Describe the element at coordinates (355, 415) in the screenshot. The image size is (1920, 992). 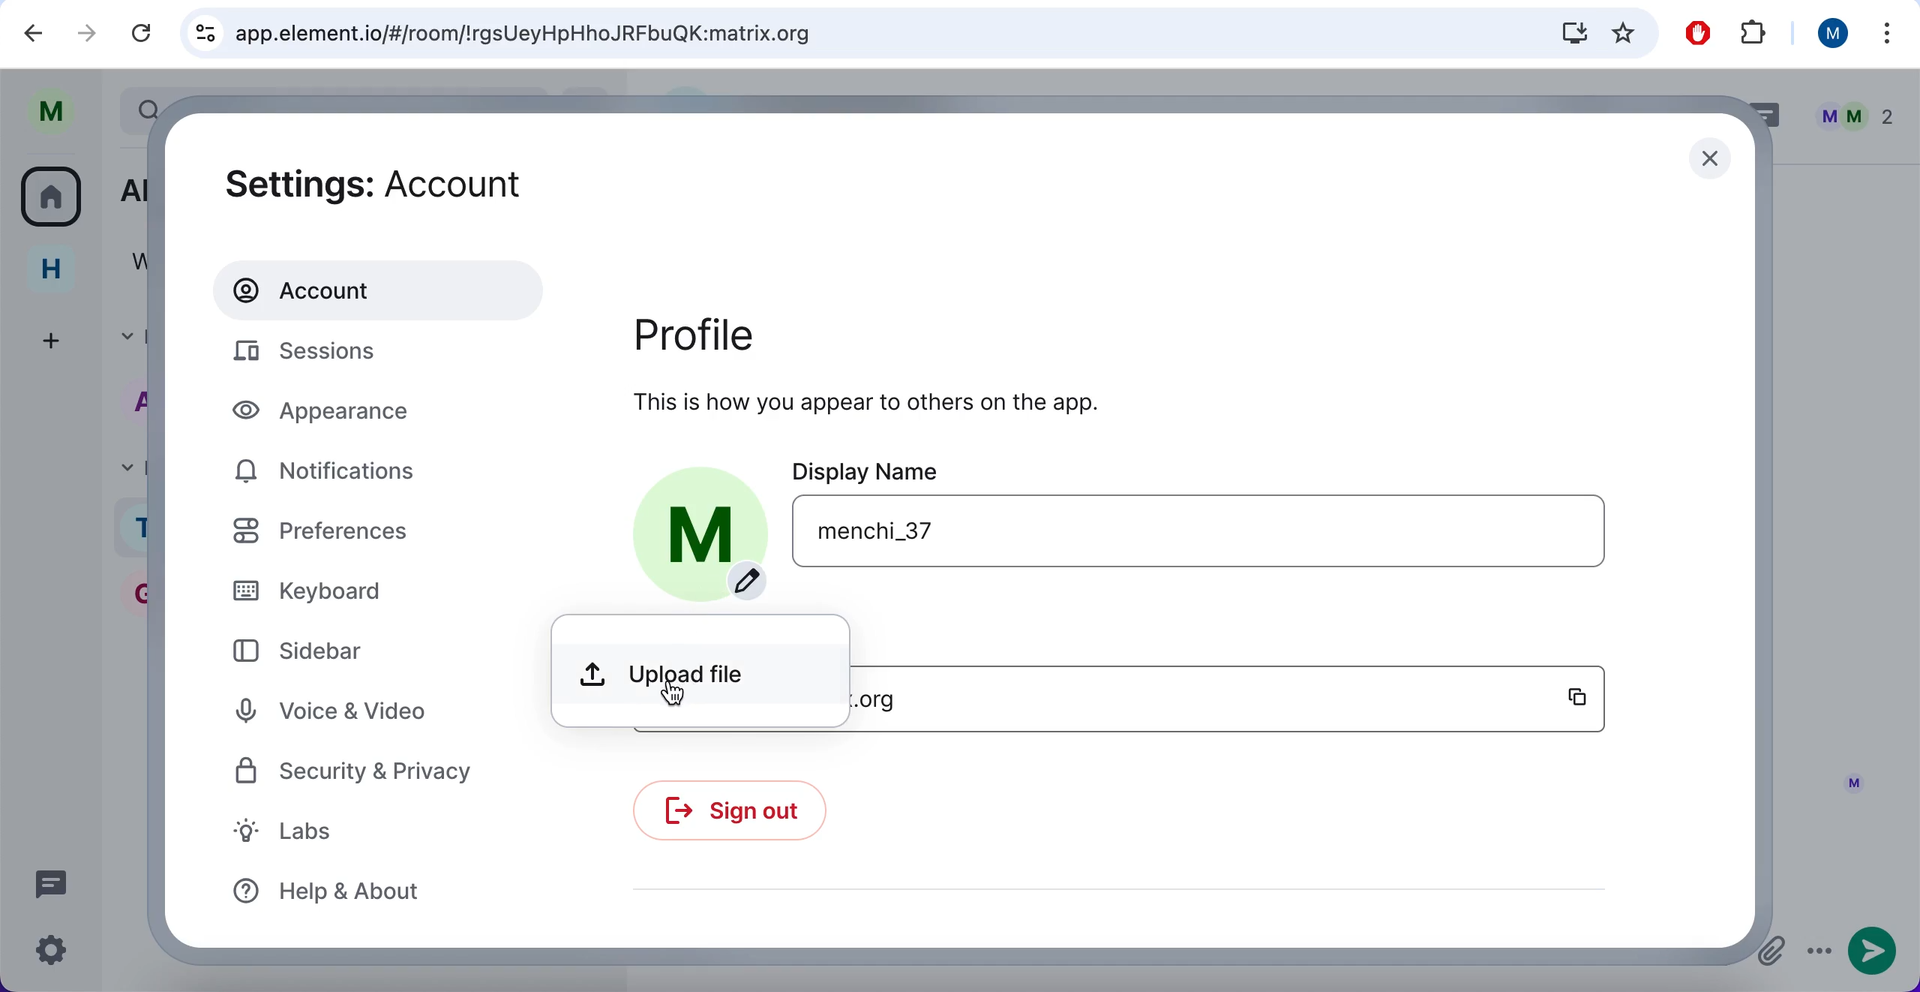
I see `appearance` at that location.